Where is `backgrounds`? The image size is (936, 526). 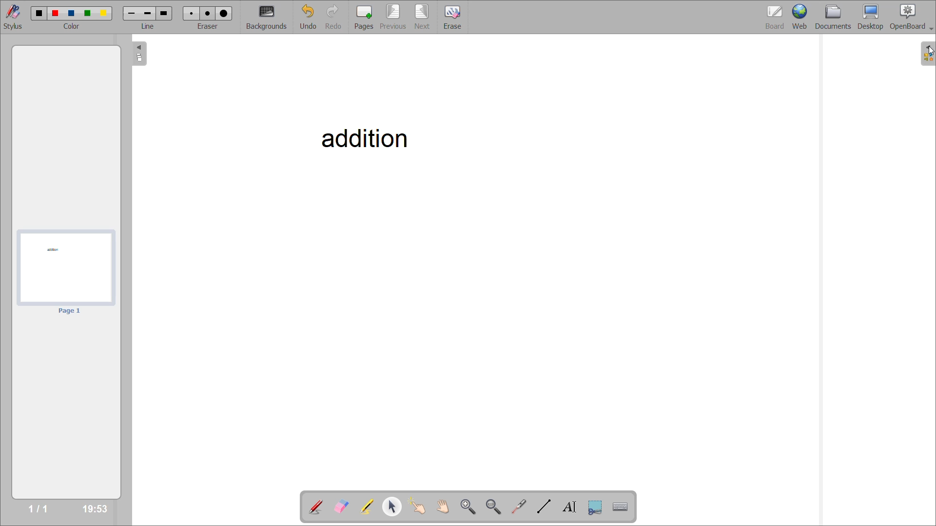
backgrounds is located at coordinates (271, 17).